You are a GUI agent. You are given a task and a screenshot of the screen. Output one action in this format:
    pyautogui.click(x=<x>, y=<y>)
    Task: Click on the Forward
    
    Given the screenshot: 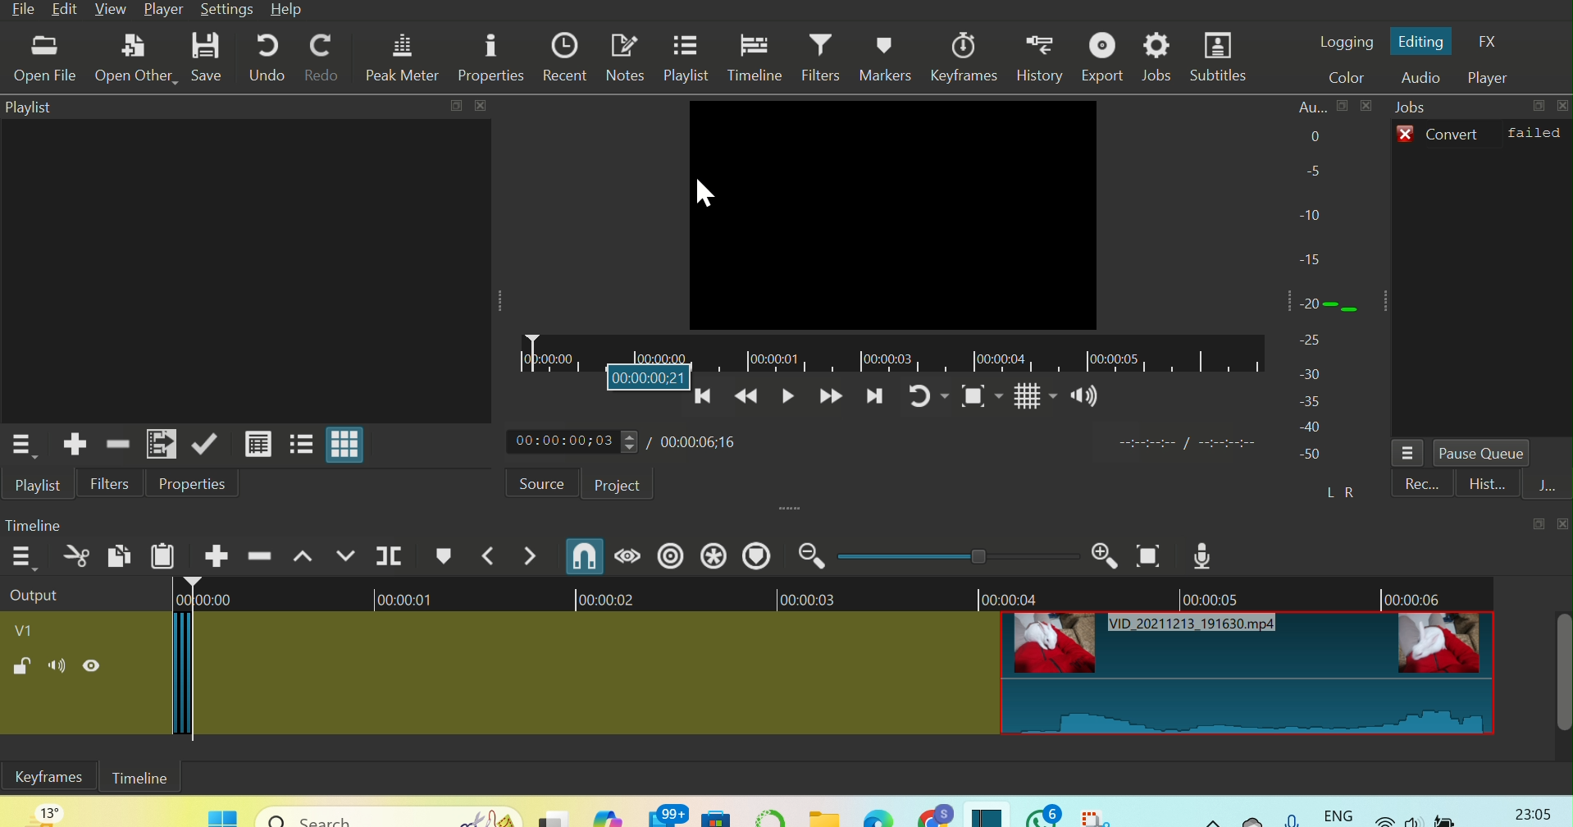 What is the action you would take?
    pyautogui.click(x=828, y=401)
    